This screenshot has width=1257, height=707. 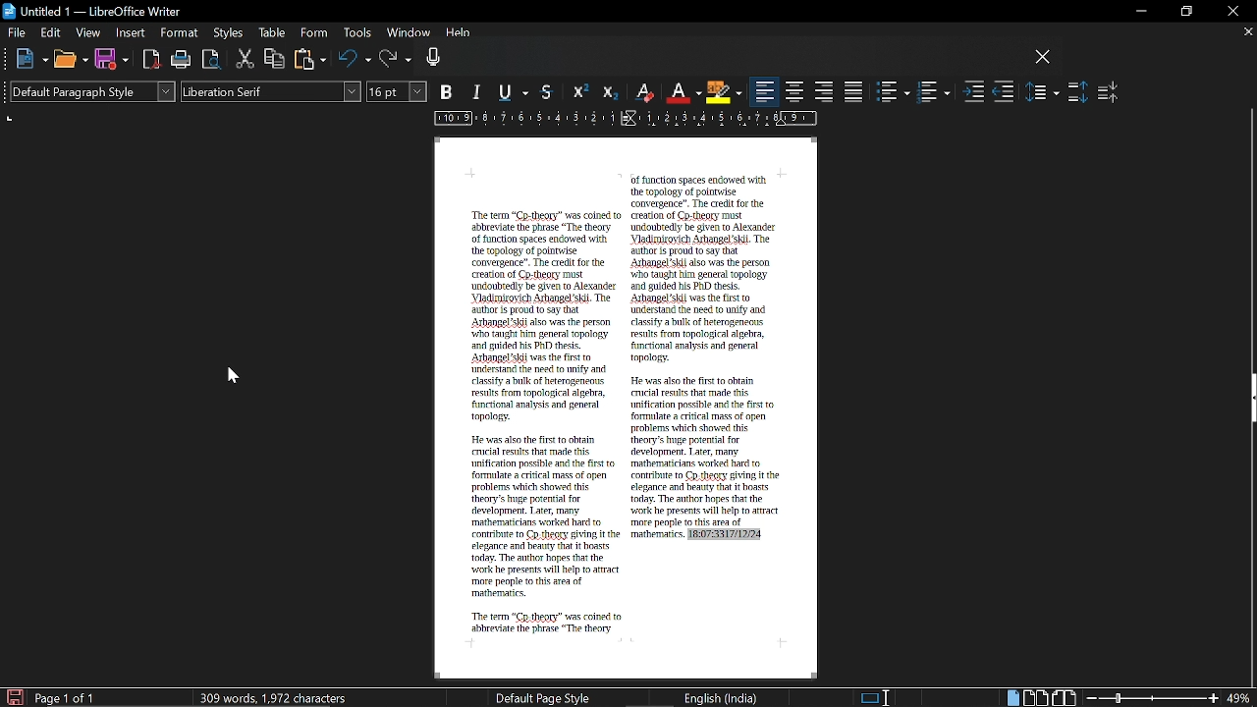 I want to click on 18:07:33 17/12/24, so click(x=725, y=536).